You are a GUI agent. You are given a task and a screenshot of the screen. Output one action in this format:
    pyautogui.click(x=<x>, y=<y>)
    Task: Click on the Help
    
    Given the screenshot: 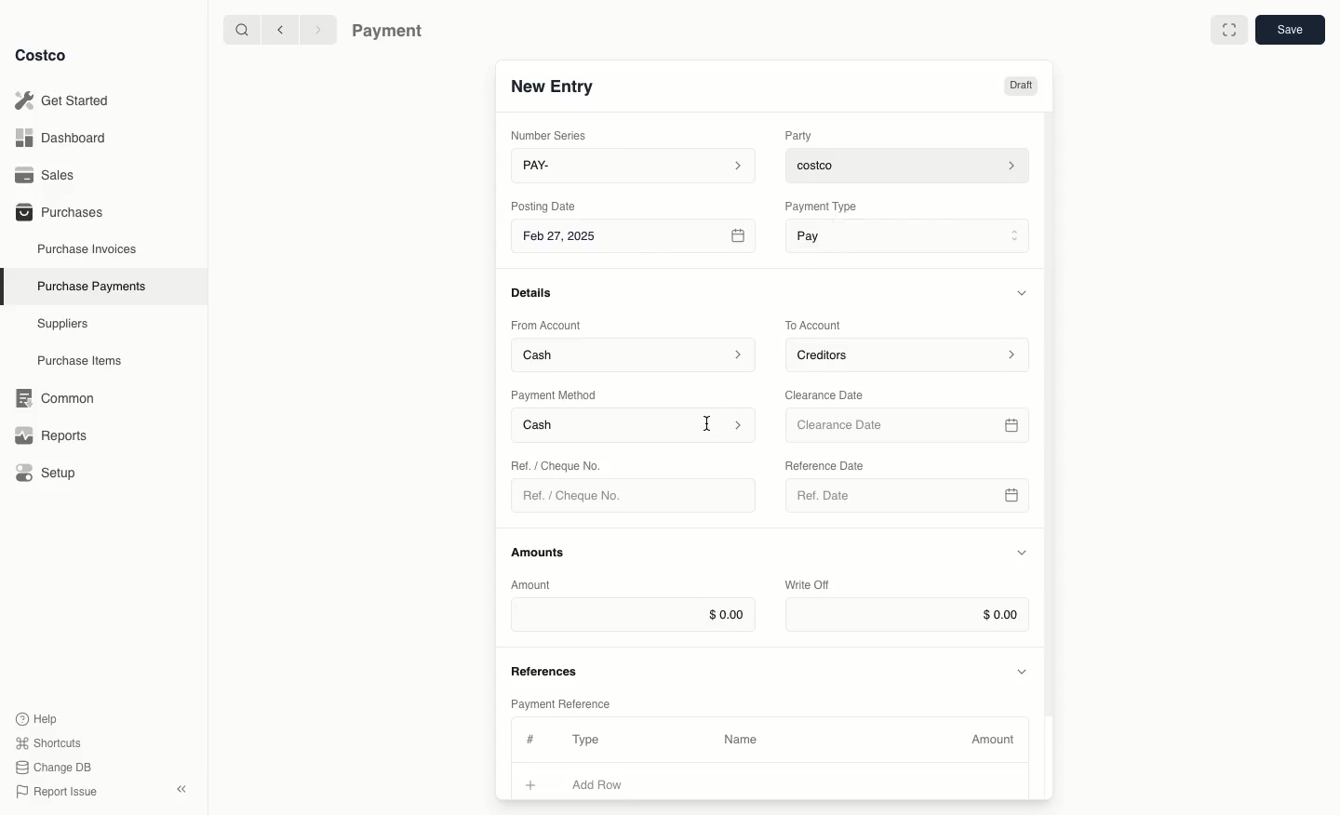 What is the action you would take?
    pyautogui.click(x=36, y=717)
    